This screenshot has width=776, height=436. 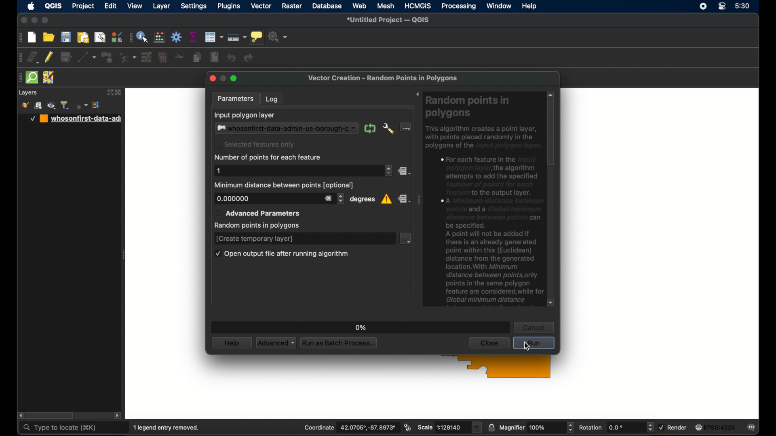 I want to click on toggle extents and  mouse display position , so click(x=407, y=427).